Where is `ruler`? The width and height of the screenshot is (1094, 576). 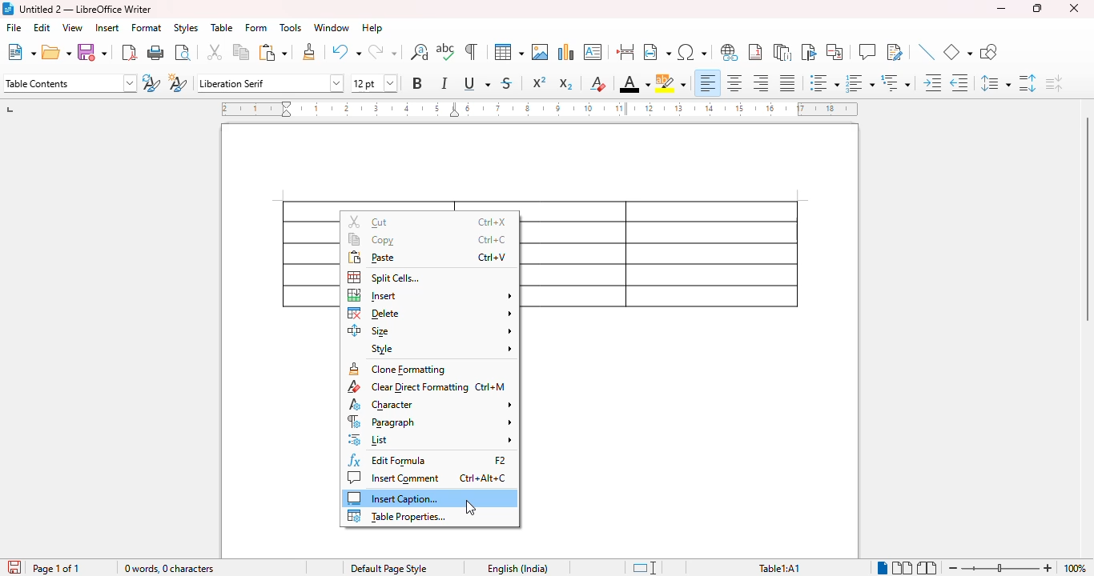
ruler is located at coordinates (539, 109).